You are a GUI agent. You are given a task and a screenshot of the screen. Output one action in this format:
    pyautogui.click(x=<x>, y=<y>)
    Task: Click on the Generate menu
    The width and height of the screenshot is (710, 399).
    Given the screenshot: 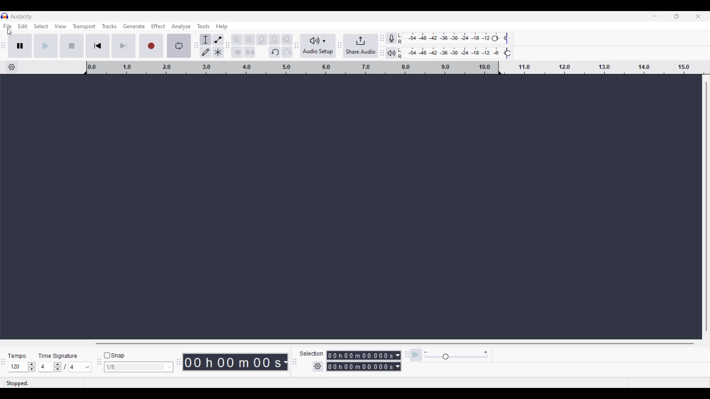 What is the action you would take?
    pyautogui.click(x=134, y=26)
    